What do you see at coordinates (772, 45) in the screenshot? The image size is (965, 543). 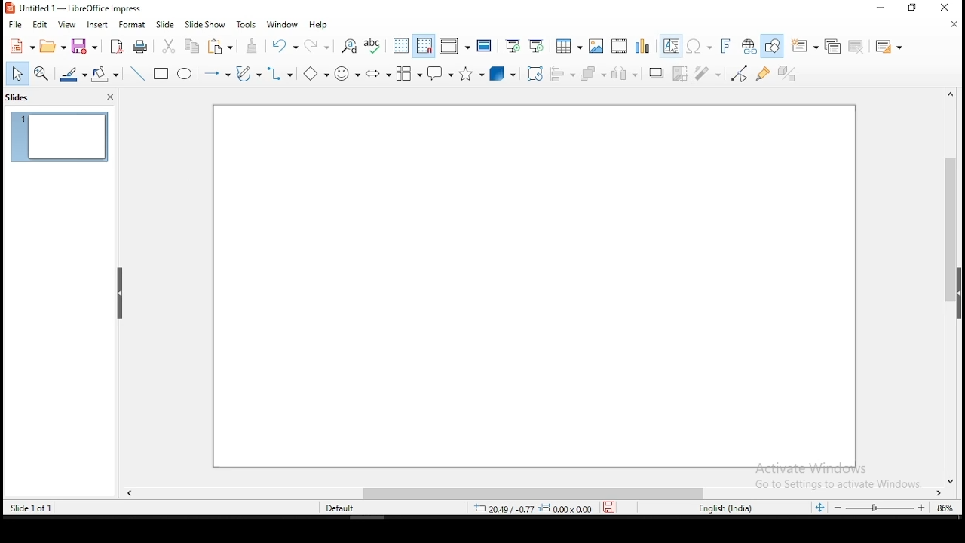 I see `show draw functions` at bounding box center [772, 45].